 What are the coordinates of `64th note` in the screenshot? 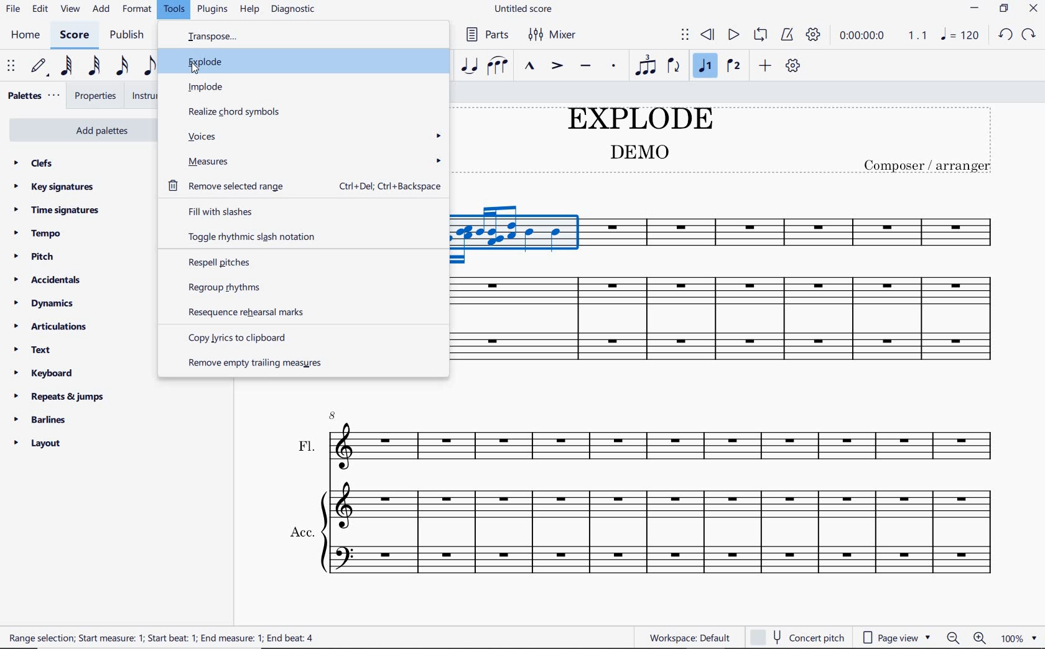 It's located at (67, 67).